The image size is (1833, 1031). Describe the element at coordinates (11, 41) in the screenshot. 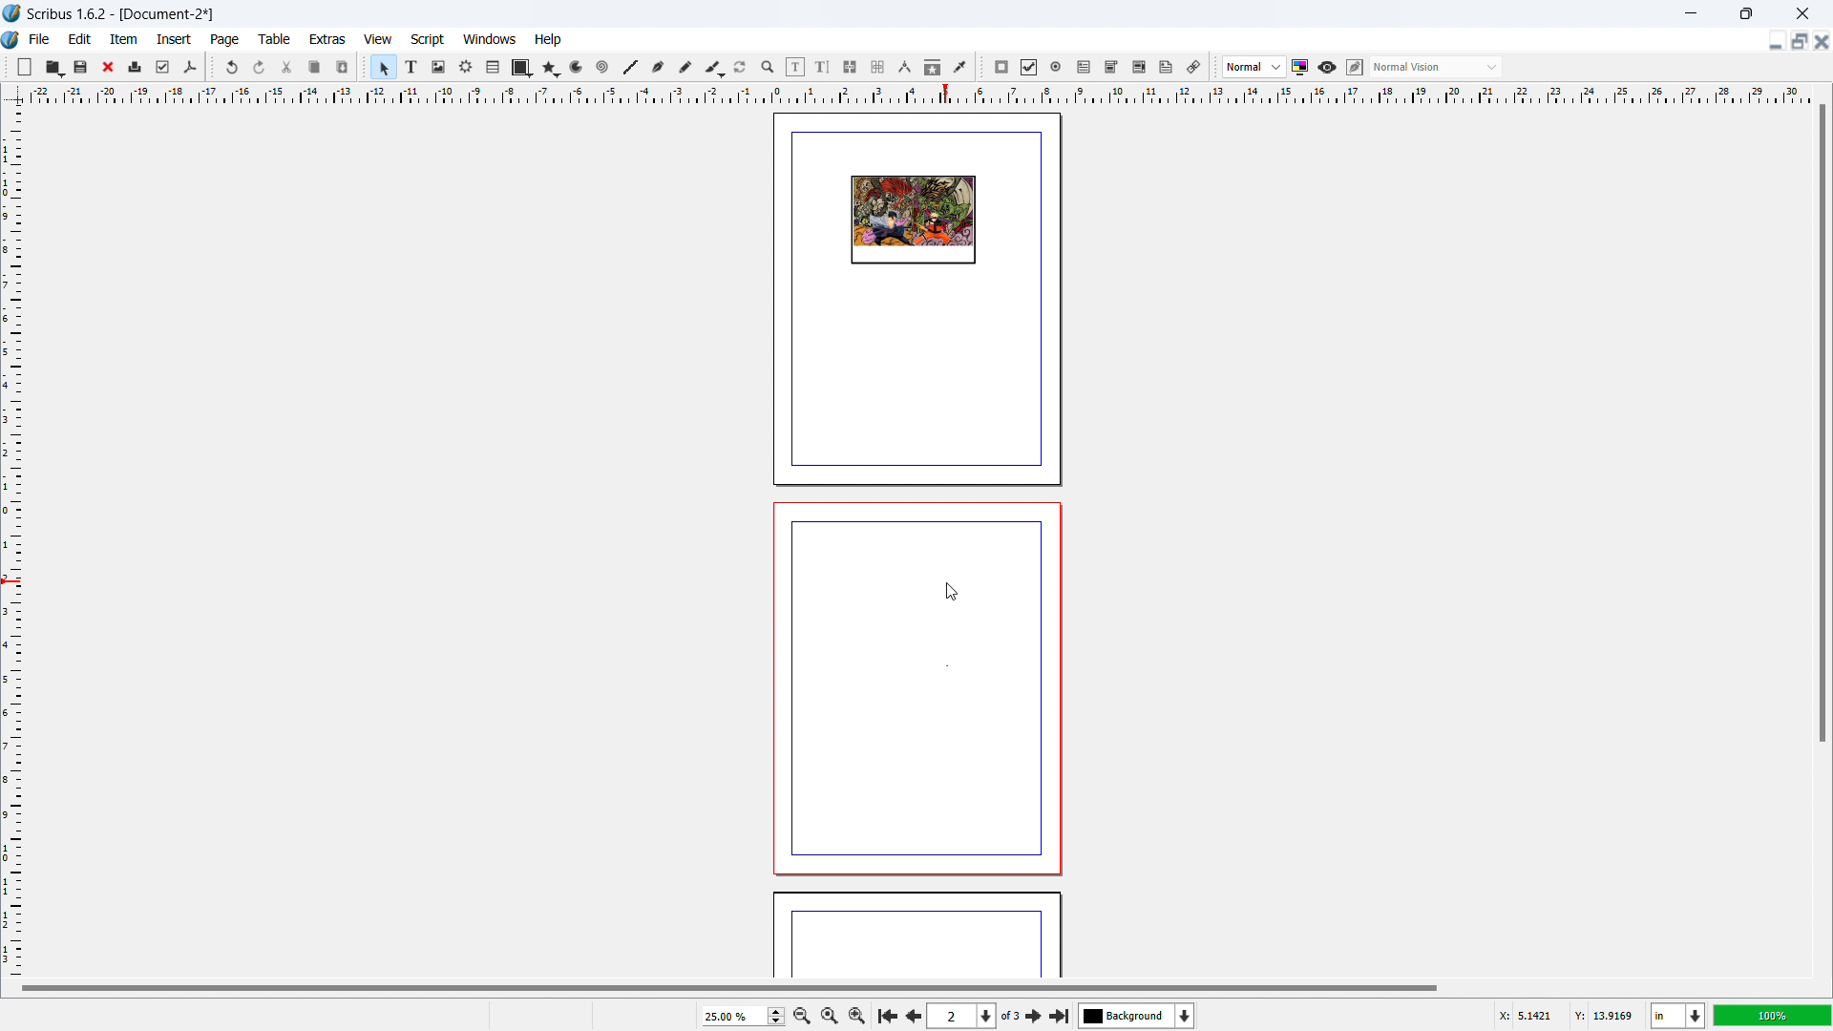

I see `logo` at that location.